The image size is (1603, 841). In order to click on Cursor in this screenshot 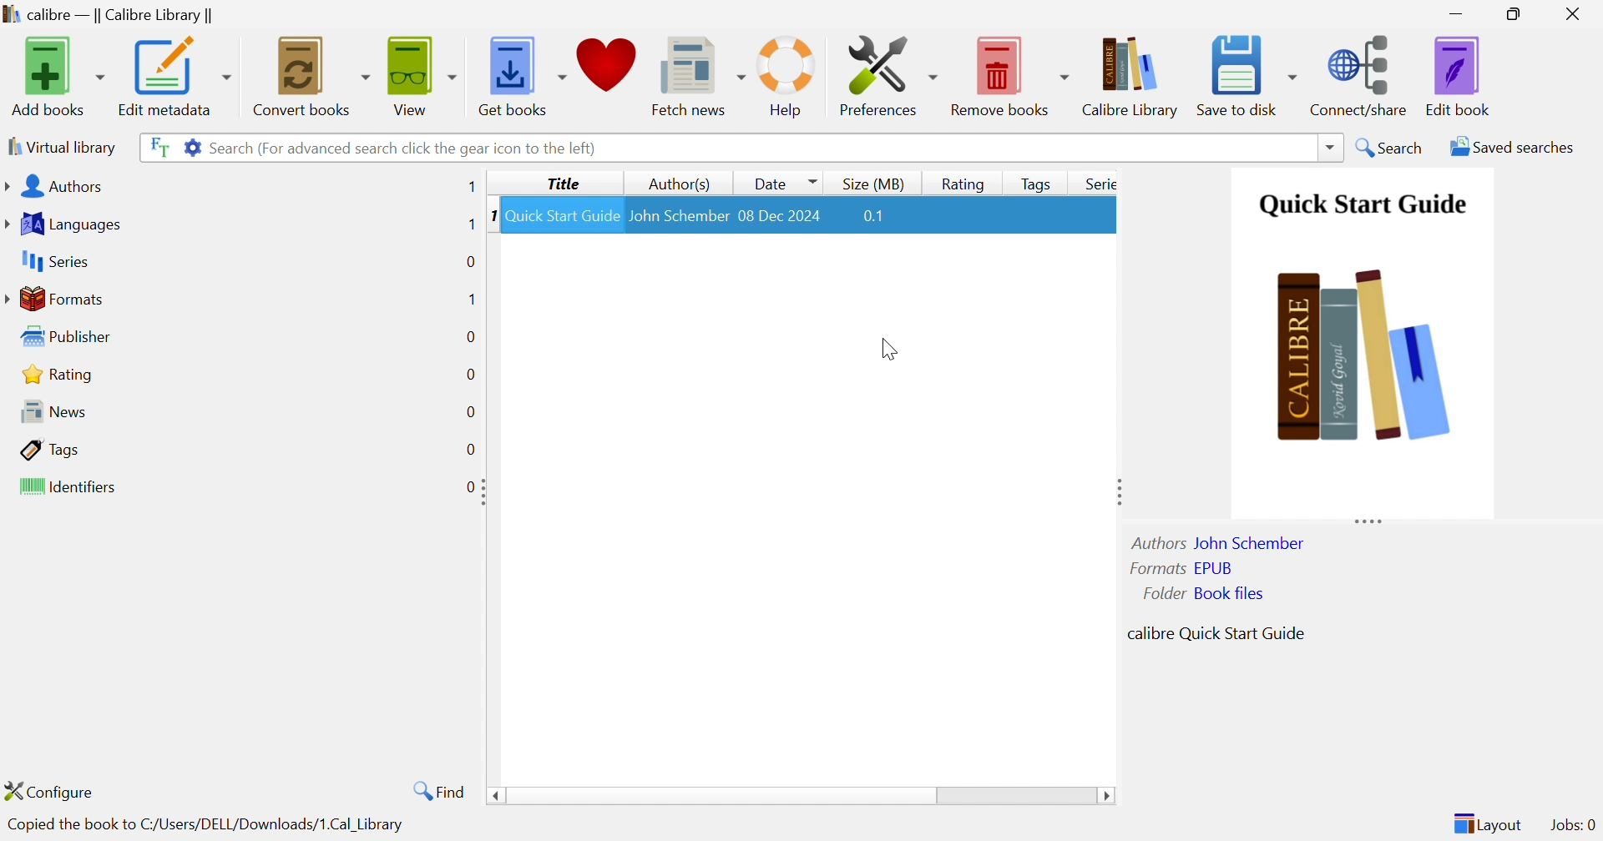, I will do `click(889, 348)`.